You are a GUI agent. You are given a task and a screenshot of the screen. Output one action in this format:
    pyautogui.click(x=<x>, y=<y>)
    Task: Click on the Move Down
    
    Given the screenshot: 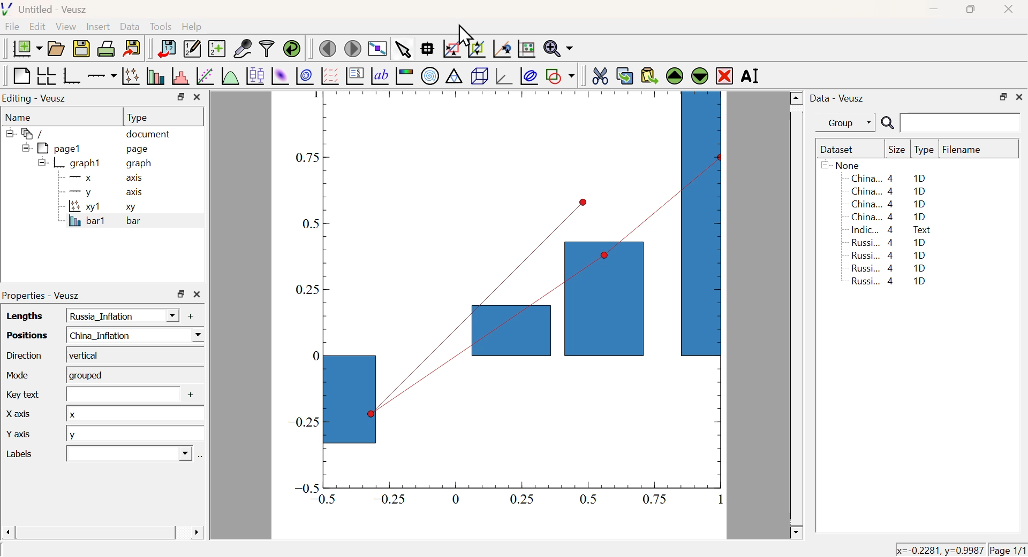 What is the action you would take?
    pyautogui.click(x=699, y=75)
    